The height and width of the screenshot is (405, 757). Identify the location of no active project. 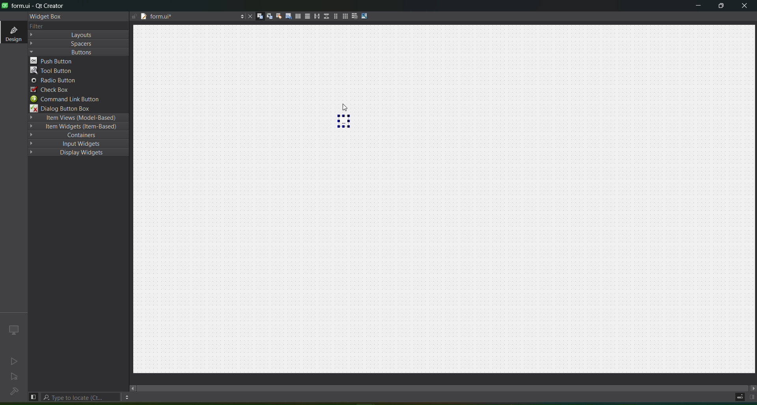
(15, 360).